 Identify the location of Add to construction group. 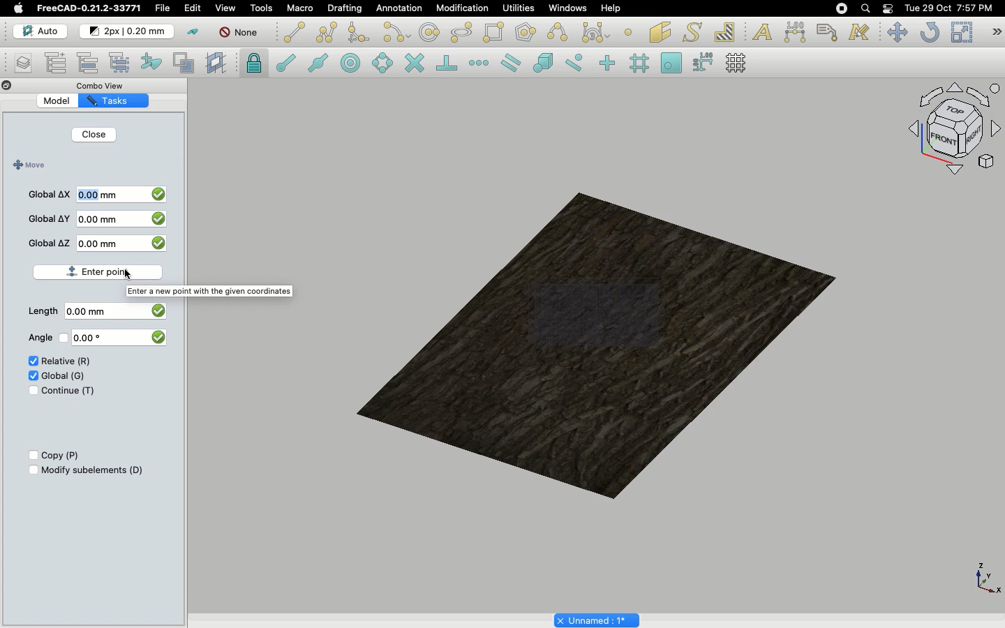
(152, 61).